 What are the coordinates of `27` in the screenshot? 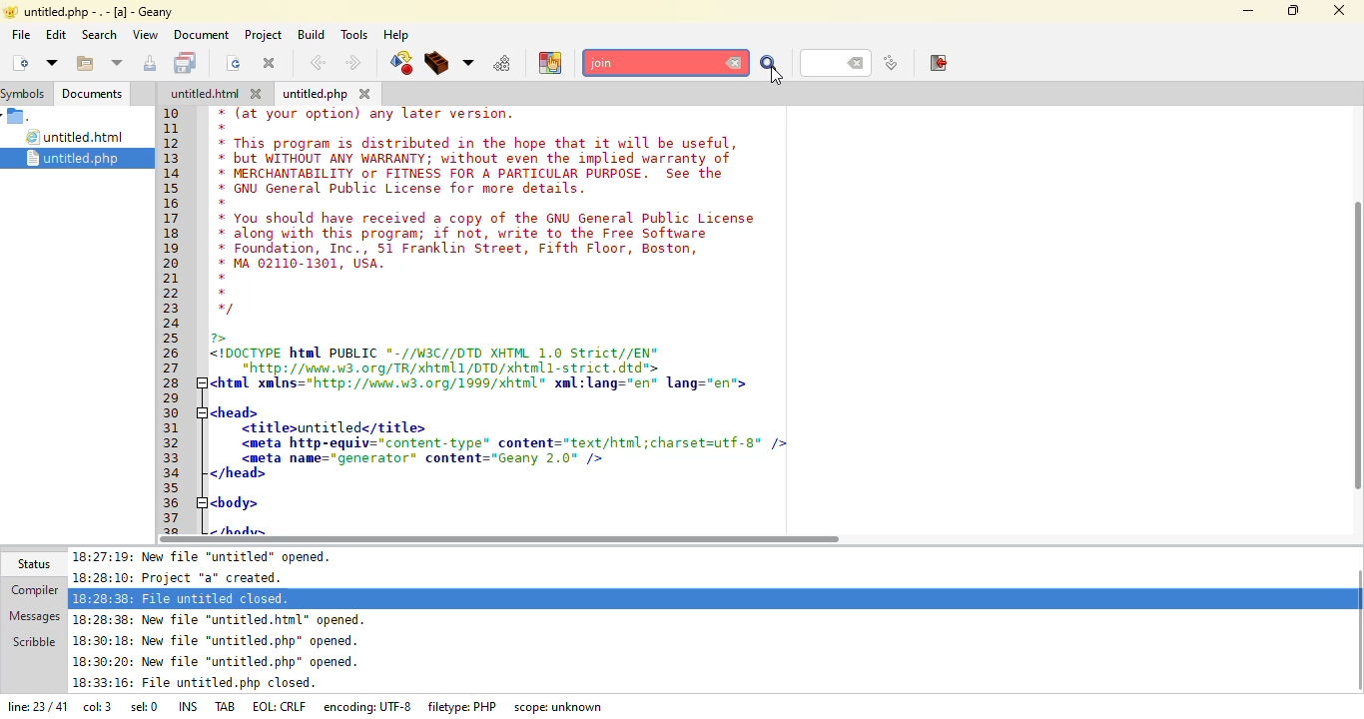 It's located at (174, 367).